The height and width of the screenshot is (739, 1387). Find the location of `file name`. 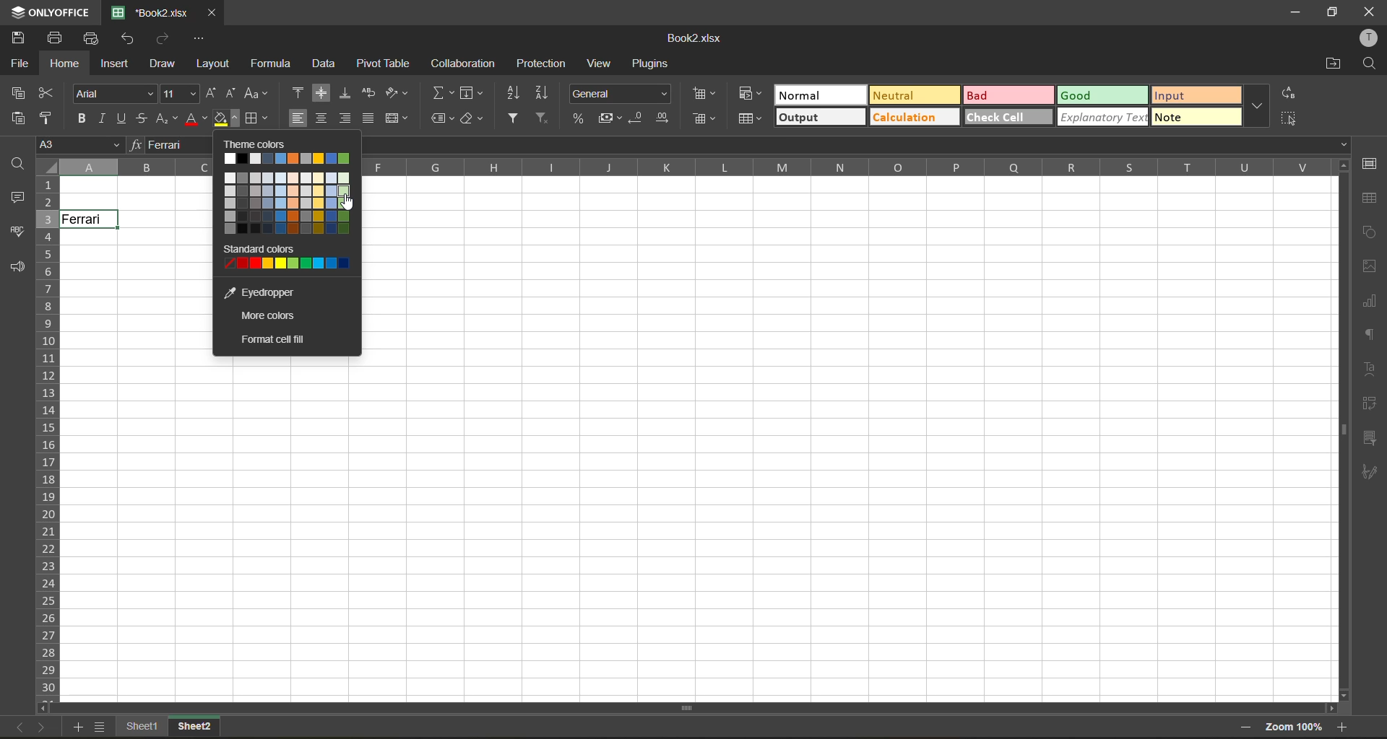

file name is located at coordinates (148, 11).